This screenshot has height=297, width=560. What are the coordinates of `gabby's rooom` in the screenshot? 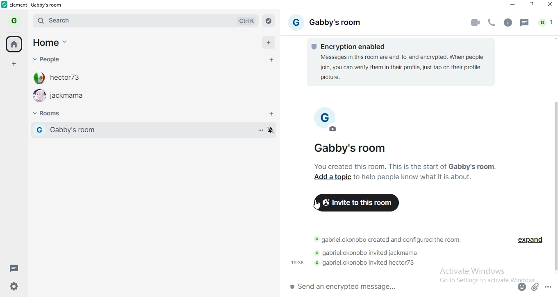 It's located at (341, 23).